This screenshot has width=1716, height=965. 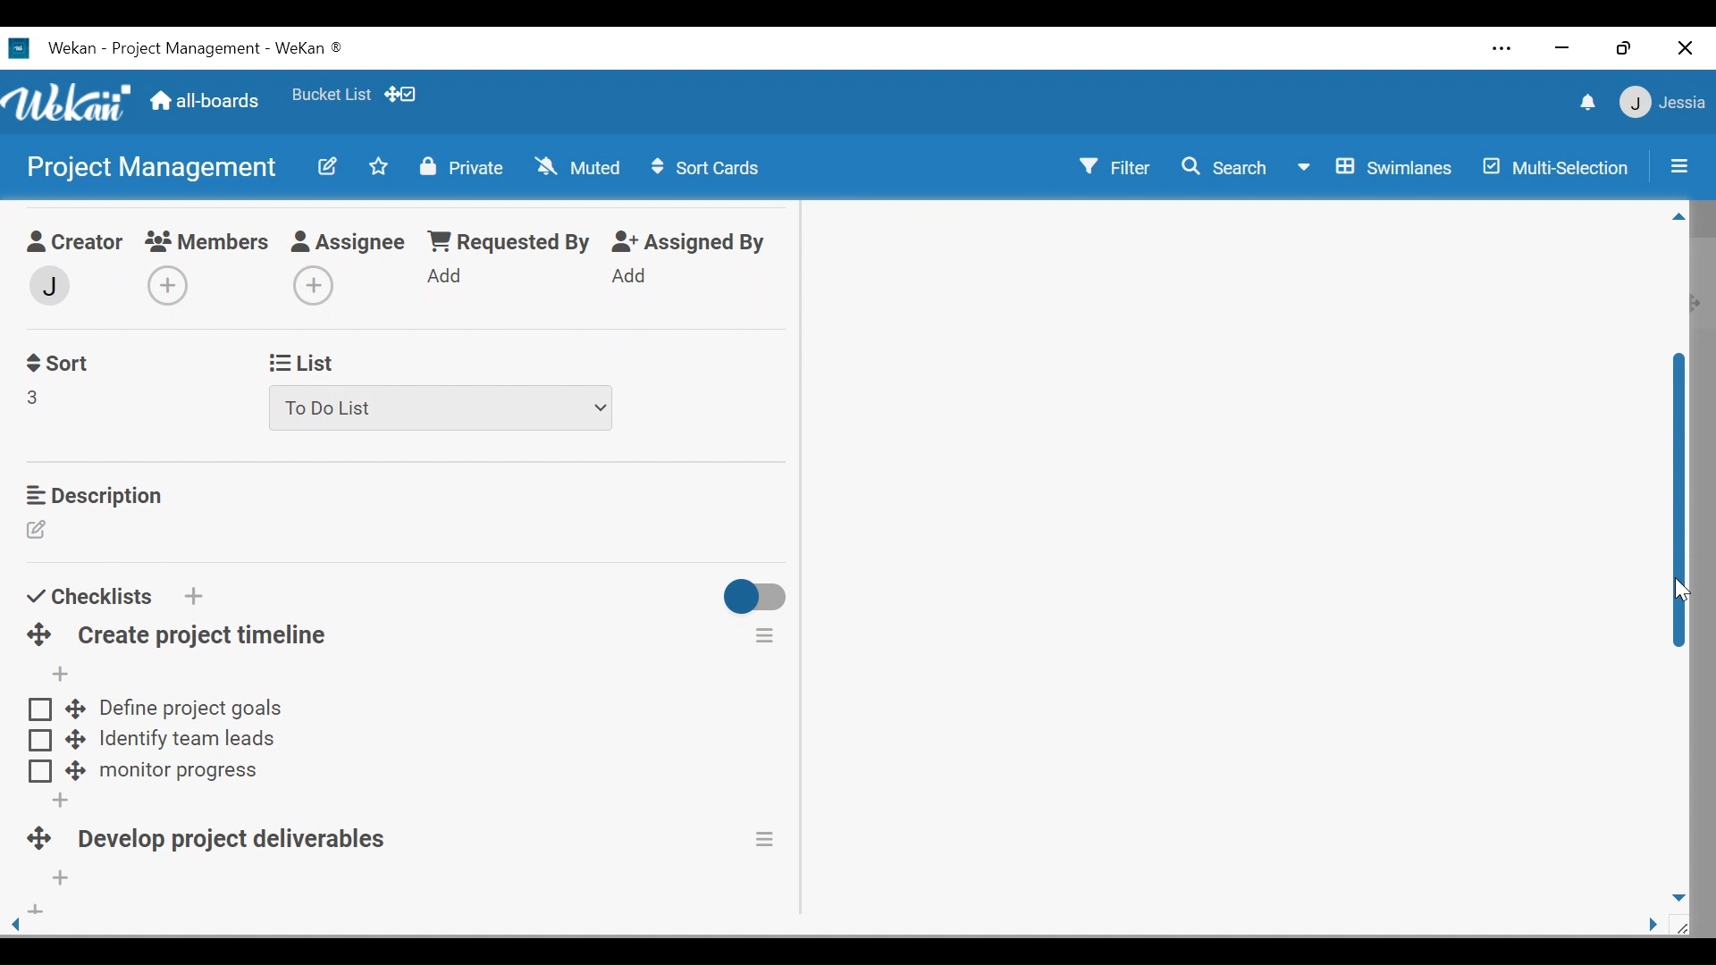 What do you see at coordinates (332, 94) in the screenshot?
I see `Favorite` at bounding box center [332, 94].